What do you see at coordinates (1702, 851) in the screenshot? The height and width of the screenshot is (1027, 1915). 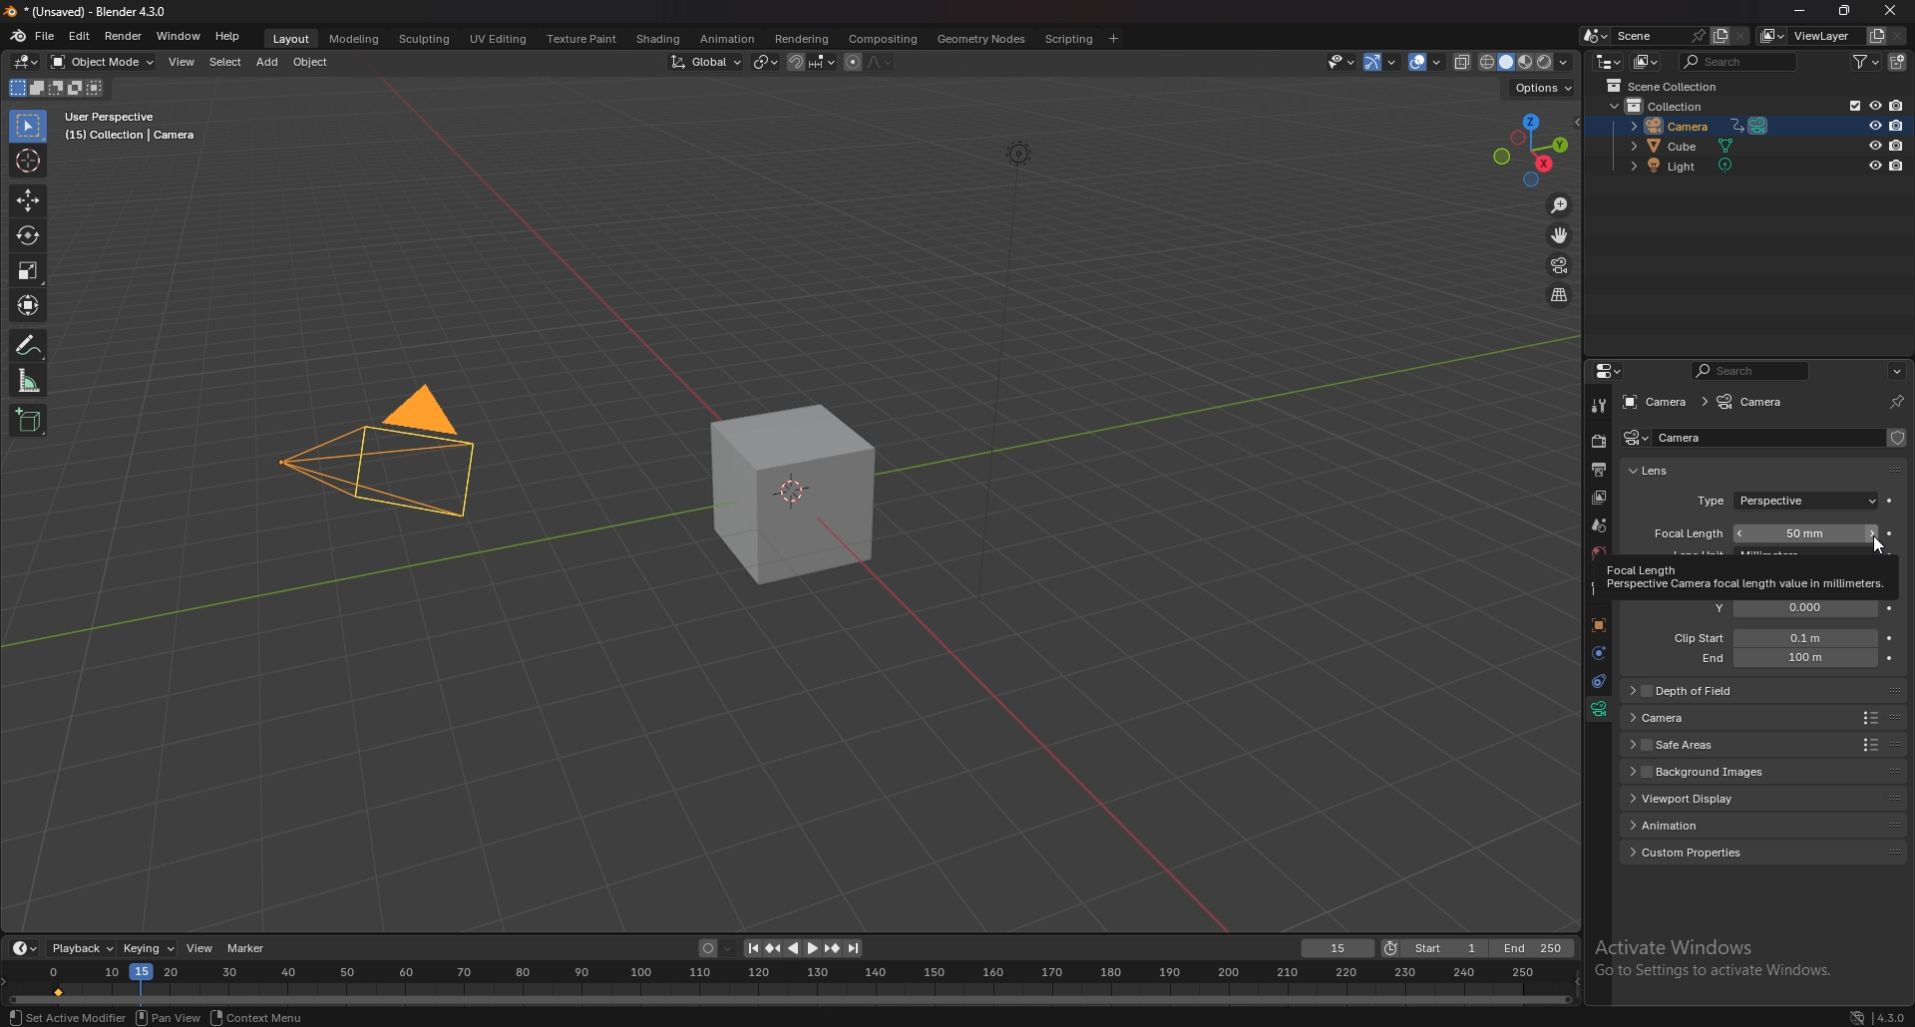 I see `custom properties` at bounding box center [1702, 851].